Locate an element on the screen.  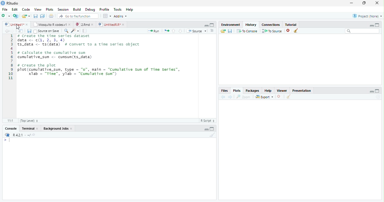
Close is located at coordinates (376, 3).